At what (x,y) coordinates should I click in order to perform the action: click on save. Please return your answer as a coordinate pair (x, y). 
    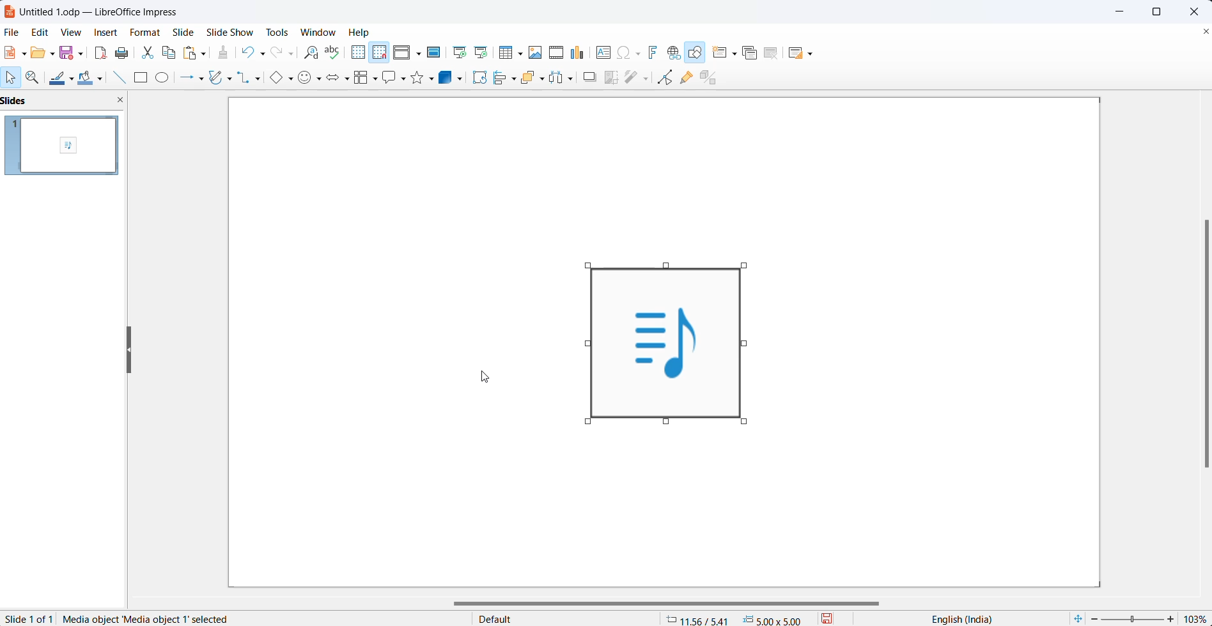
    Looking at the image, I should click on (833, 618).